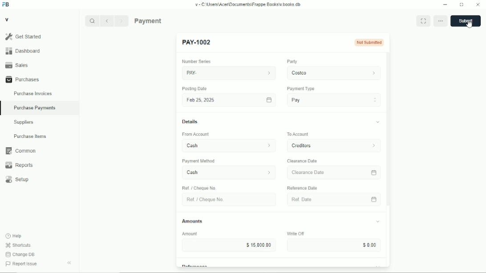  I want to click on costco, so click(334, 72).